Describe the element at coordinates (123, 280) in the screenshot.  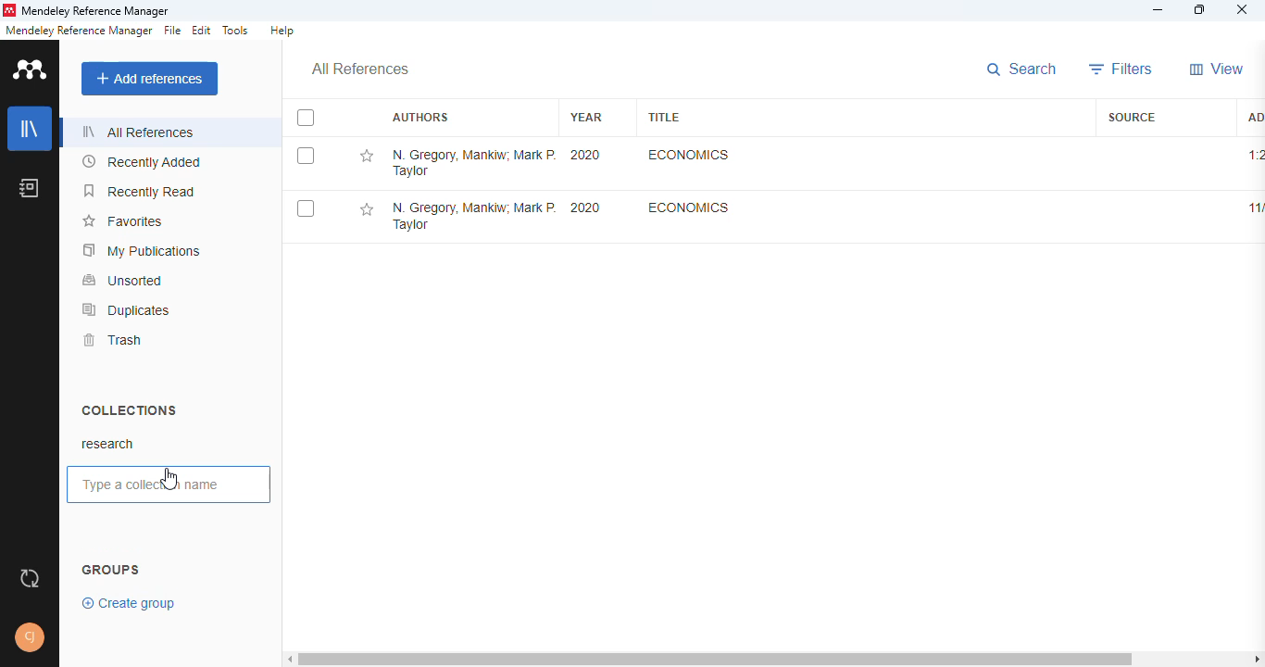
I see `unsorted` at that location.